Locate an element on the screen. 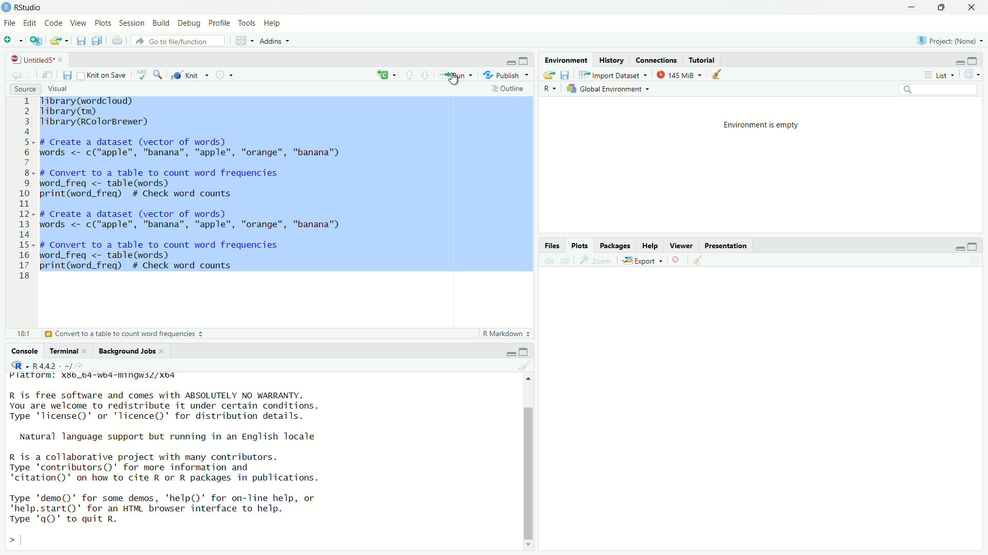  Kint is located at coordinates (189, 73).